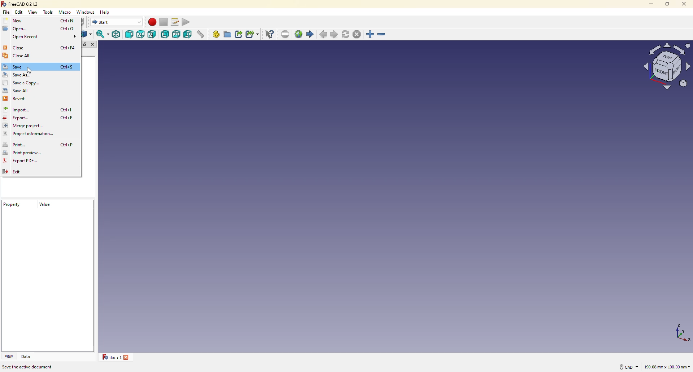 The image size is (693, 372). What do you see at coordinates (94, 45) in the screenshot?
I see `close` at bounding box center [94, 45].